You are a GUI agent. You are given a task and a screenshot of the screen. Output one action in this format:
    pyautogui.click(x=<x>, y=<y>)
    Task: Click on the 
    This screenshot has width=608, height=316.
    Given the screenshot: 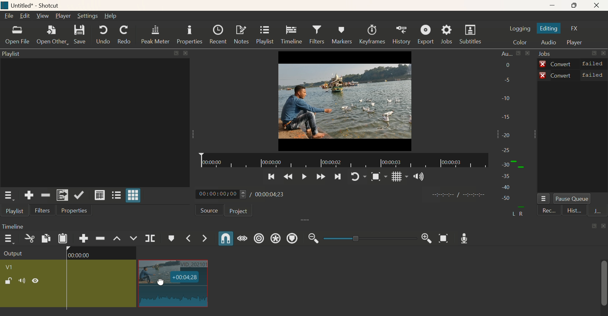 What is the action you would take?
    pyautogui.click(x=292, y=238)
    